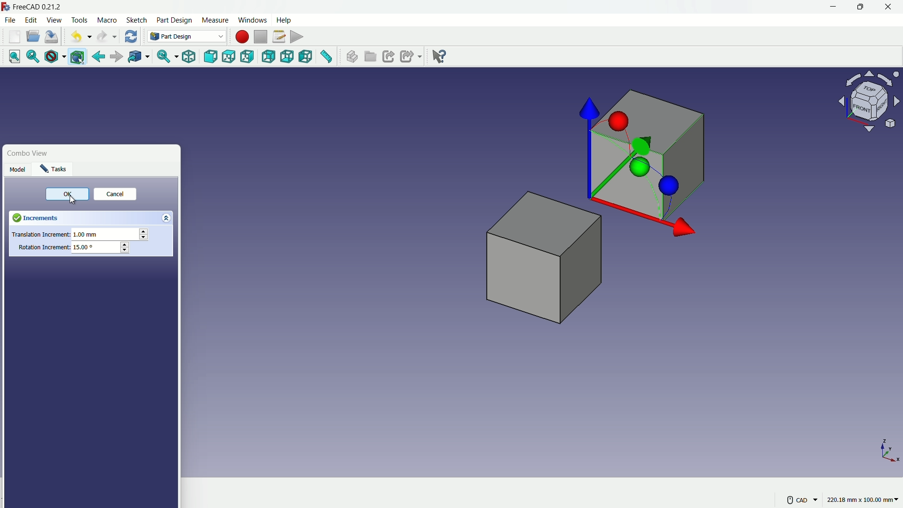 The height and width of the screenshot is (508, 903). I want to click on start macros, so click(241, 37).